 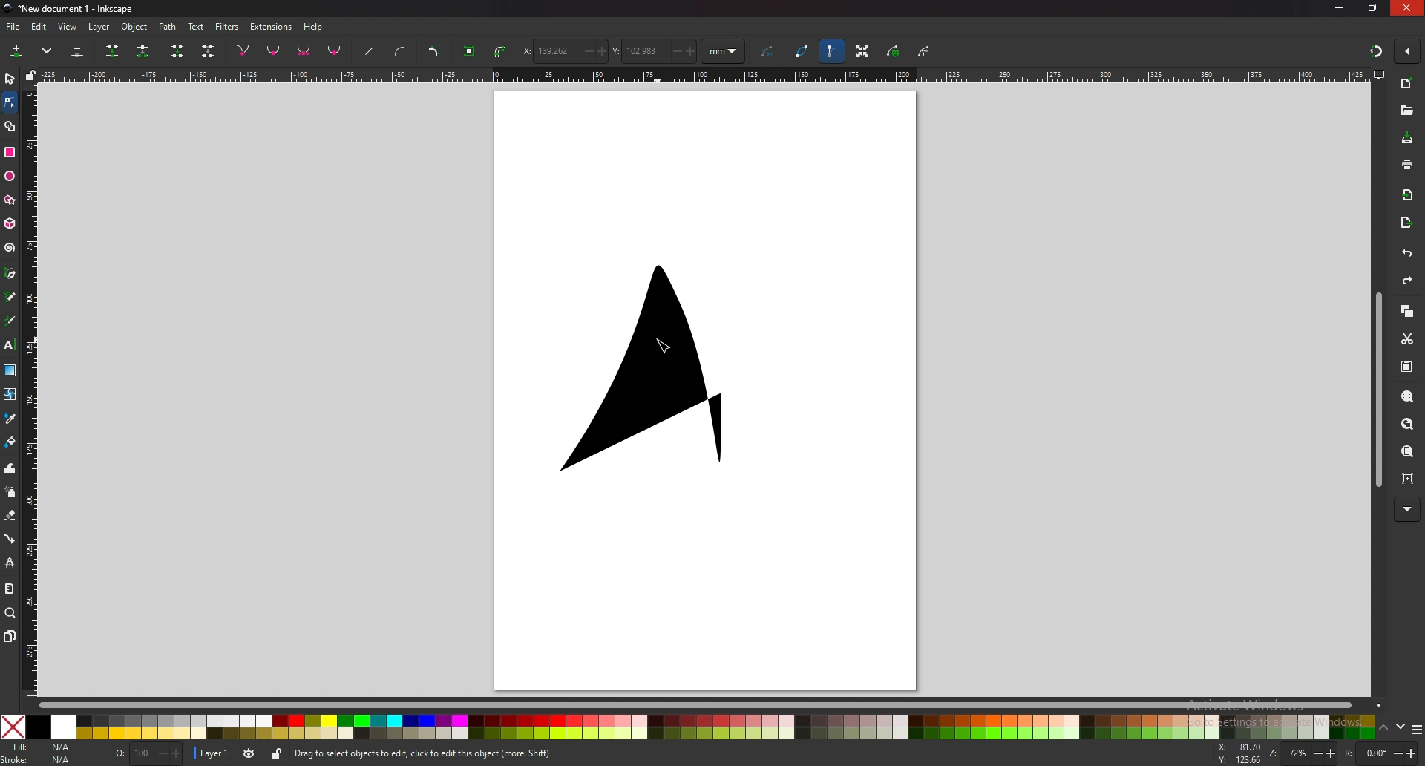 What do you see at coordinates (304, 51) in the screenshot?
I see `nodes symmetrical` at bounding box center [304, 51].